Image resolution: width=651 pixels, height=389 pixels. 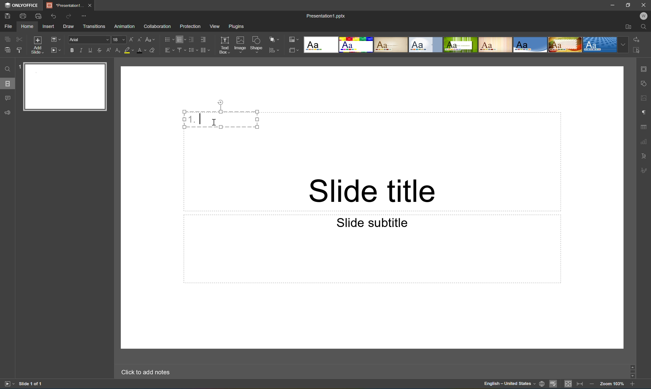 I want to click on Typing cursor, so click(x=201, y=119).